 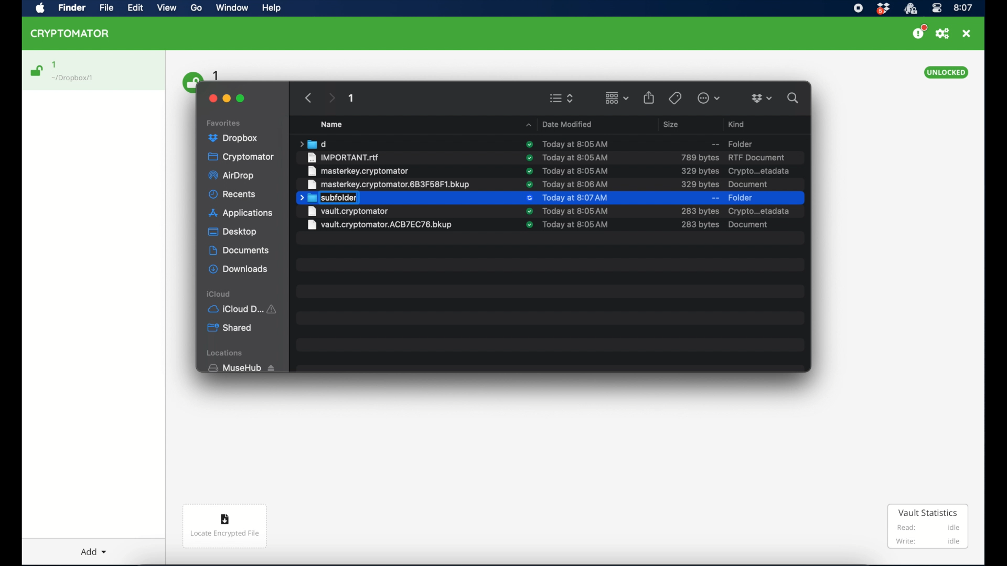 What do you see at coordinates (616, 97) in the screenshot?
I see `change item grouping` at bounding box center [616, 97].